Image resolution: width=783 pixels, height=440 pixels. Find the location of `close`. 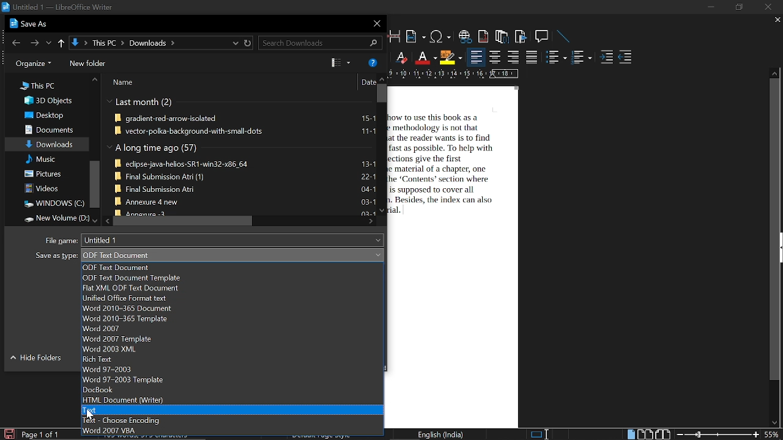

close is located at coordinates (375, 23).